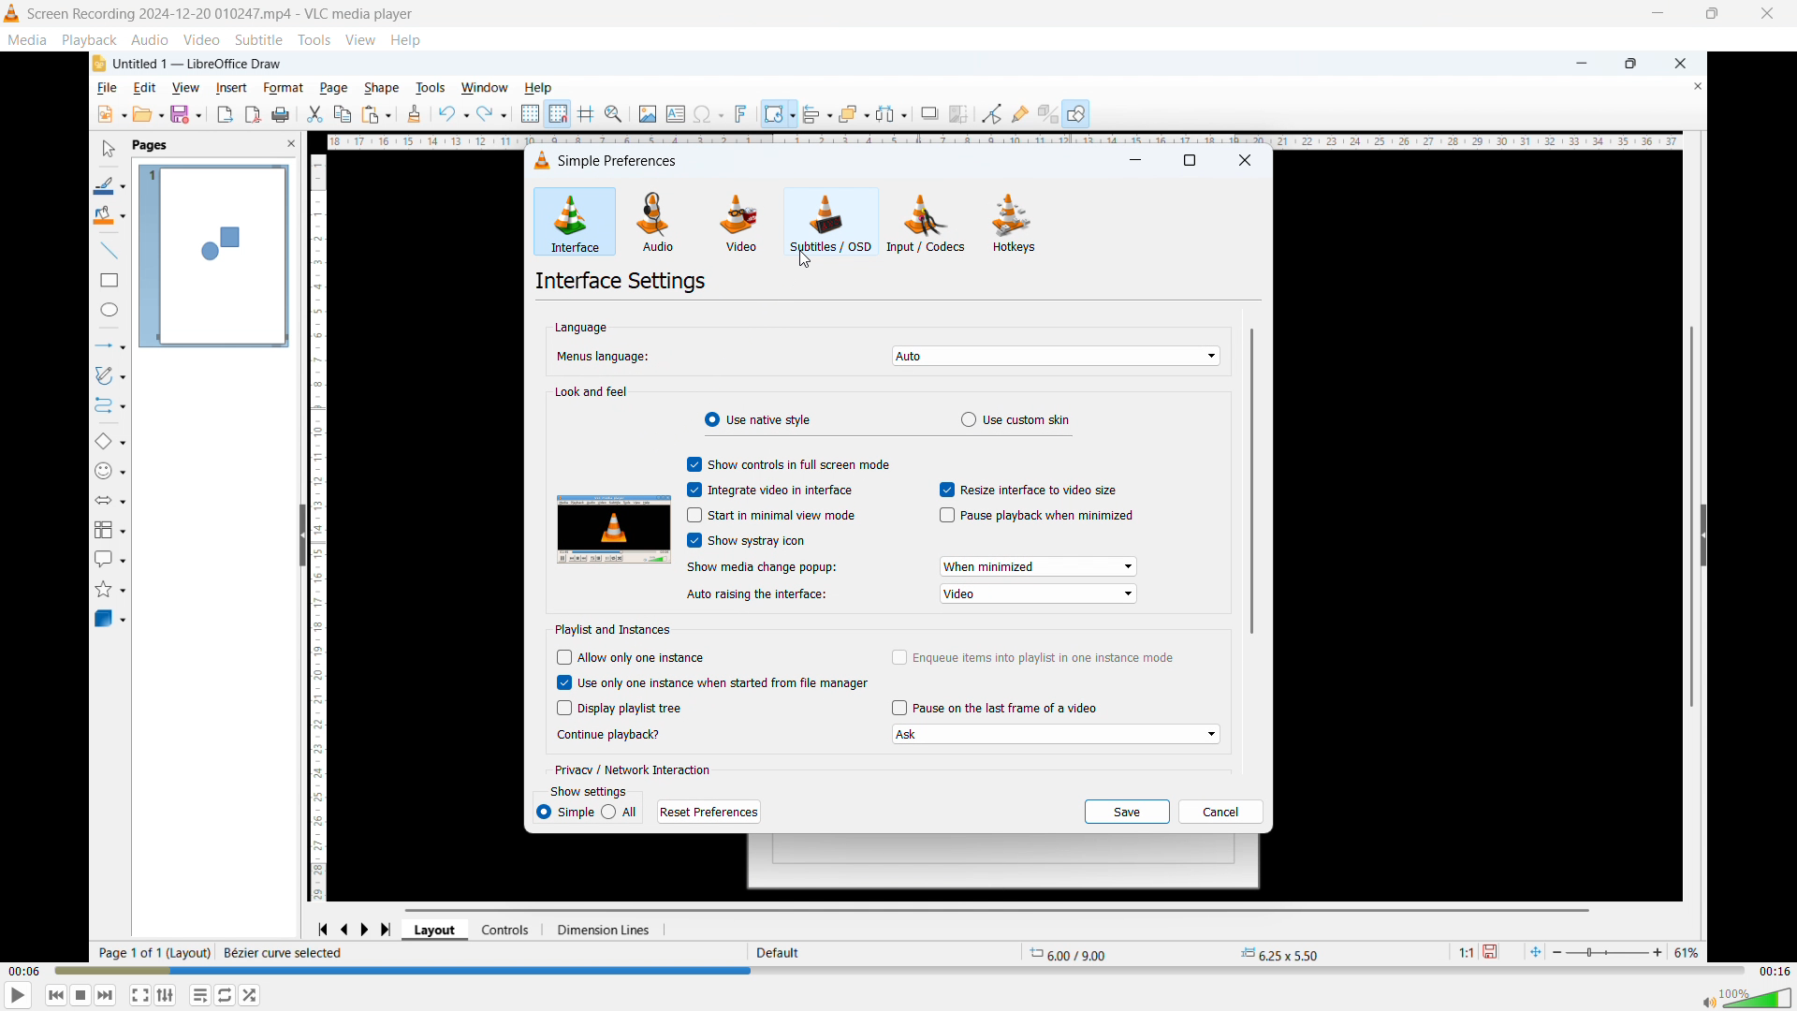 The height and width of the screenshot is (1011, 1797). Describe the element at coordinates (712, 682) in the screenshot. I see `Use only one instance when started from file manager ` at that location.